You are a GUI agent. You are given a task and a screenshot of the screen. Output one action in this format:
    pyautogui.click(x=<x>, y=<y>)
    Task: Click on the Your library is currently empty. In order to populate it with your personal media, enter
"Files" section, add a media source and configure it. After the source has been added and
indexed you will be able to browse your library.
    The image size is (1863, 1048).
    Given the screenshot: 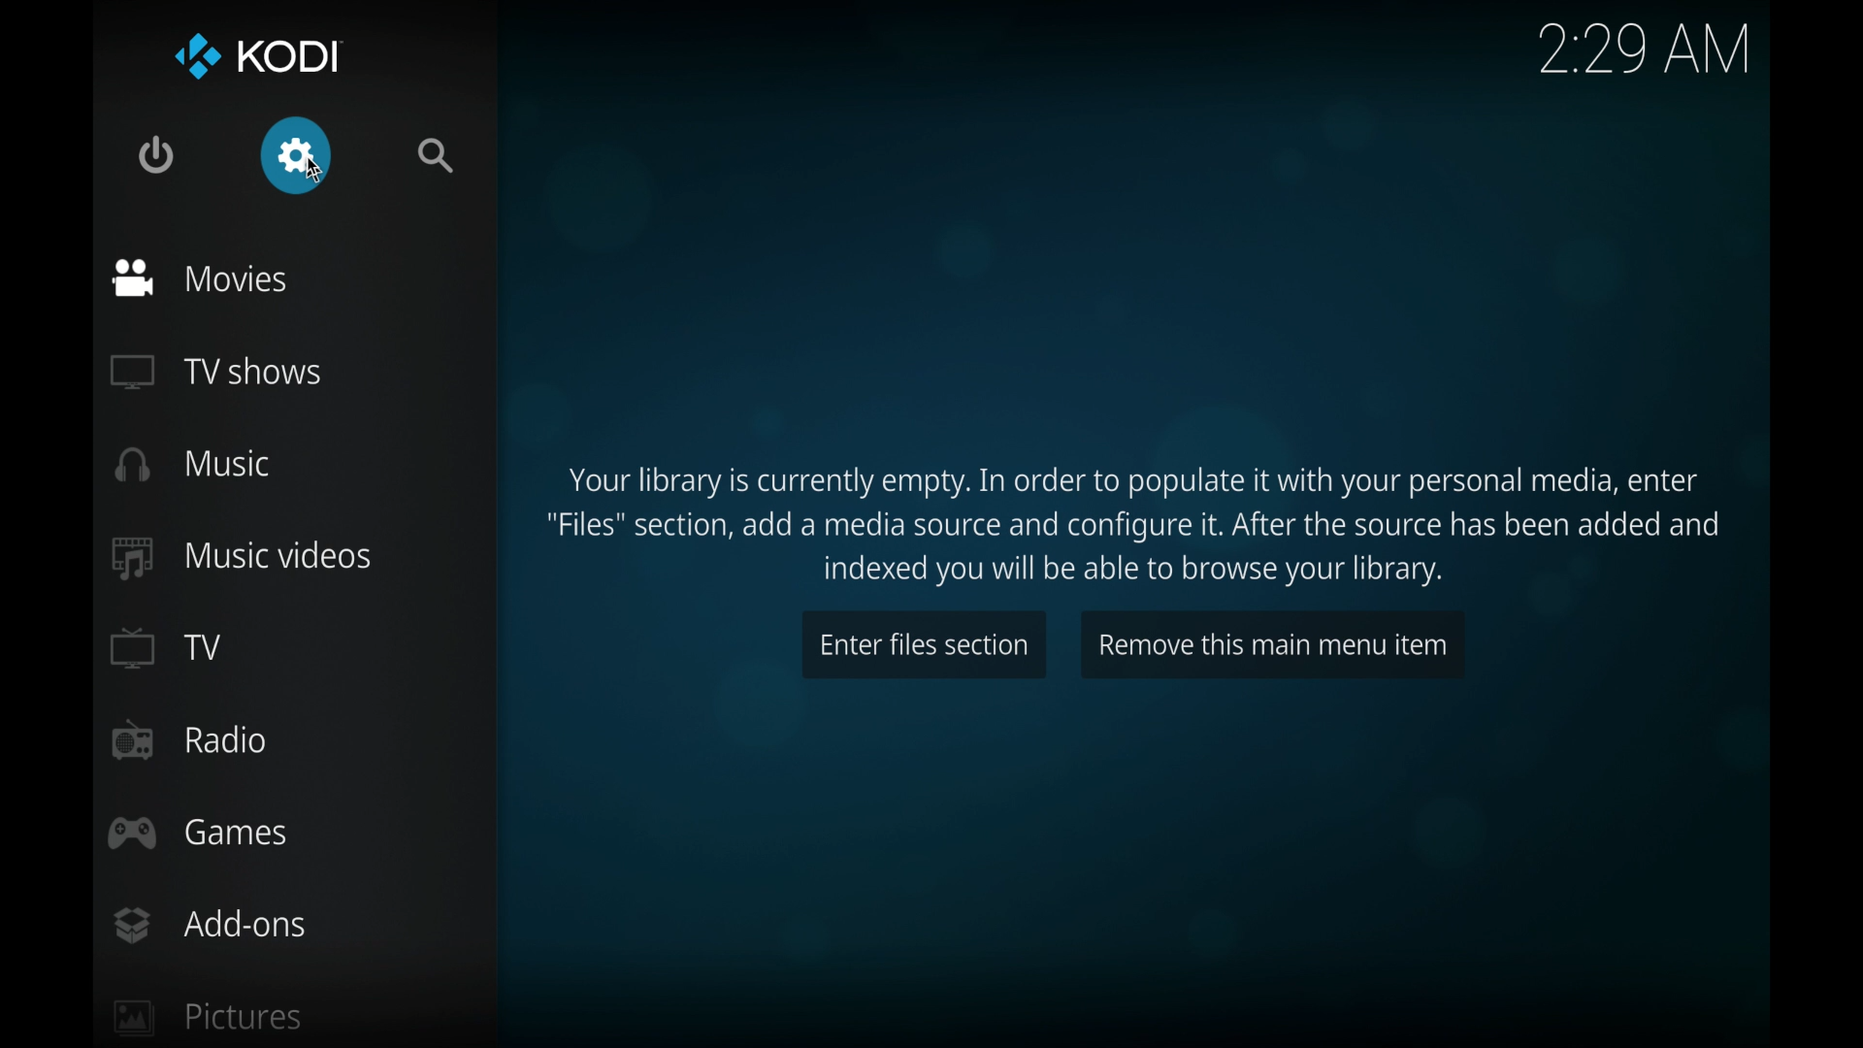 What is the action you would take?
    pyautogui.click(x=1137, y=518)
    